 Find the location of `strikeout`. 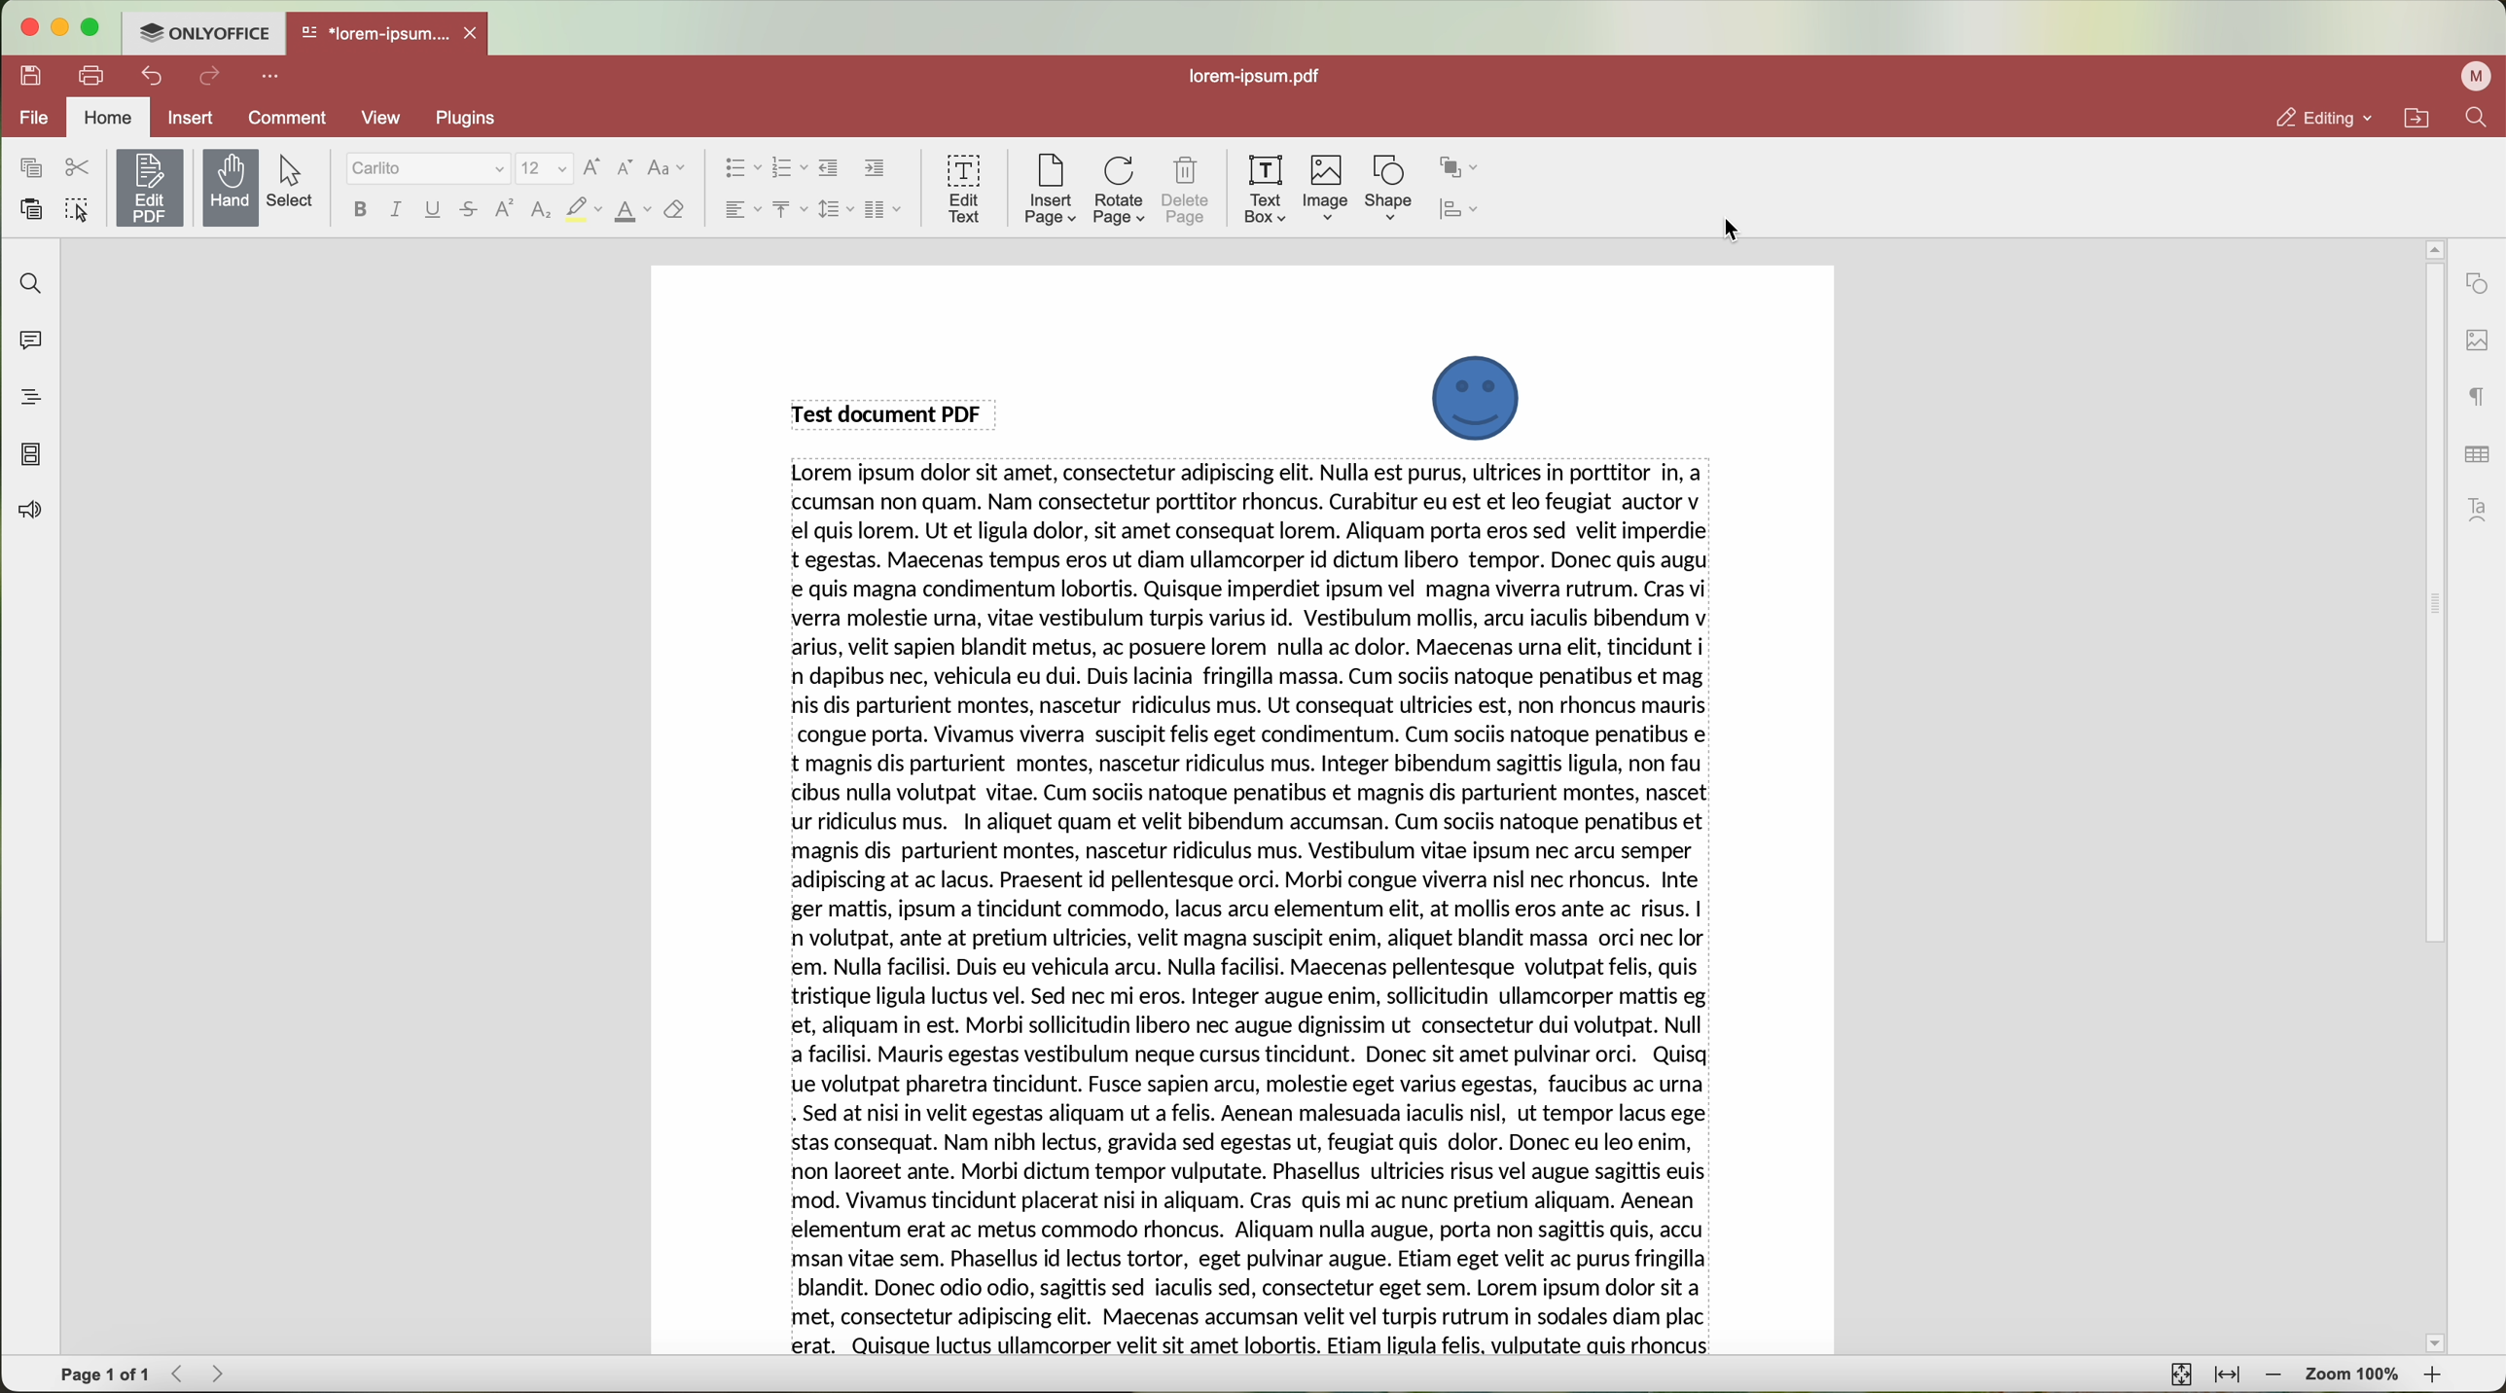

strikeout is located at coordinates (584, 210).